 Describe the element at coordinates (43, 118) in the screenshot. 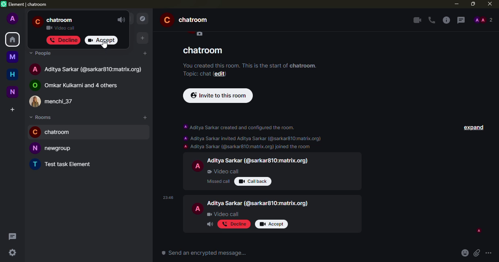

I see `rooms` at that location.